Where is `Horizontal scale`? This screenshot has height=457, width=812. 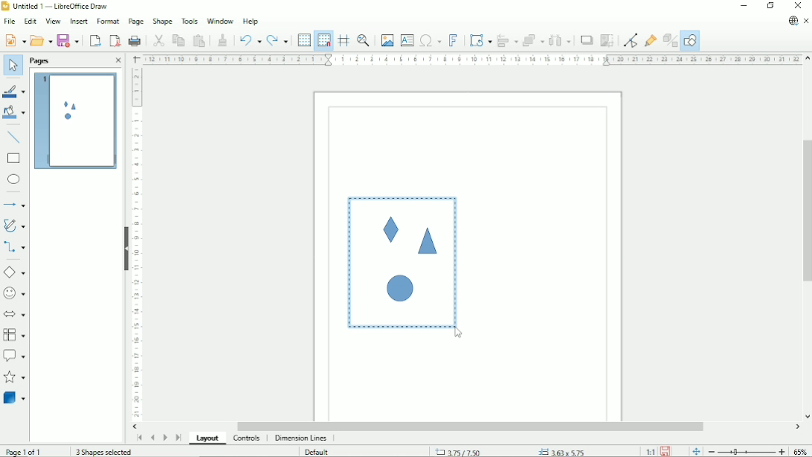 Horizontal scale is located at coordinates (471, 60).